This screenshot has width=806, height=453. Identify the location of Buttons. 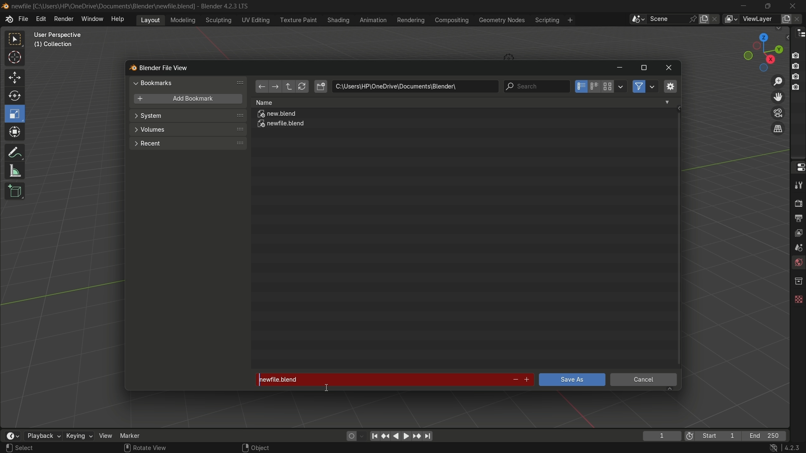
(799, 70).